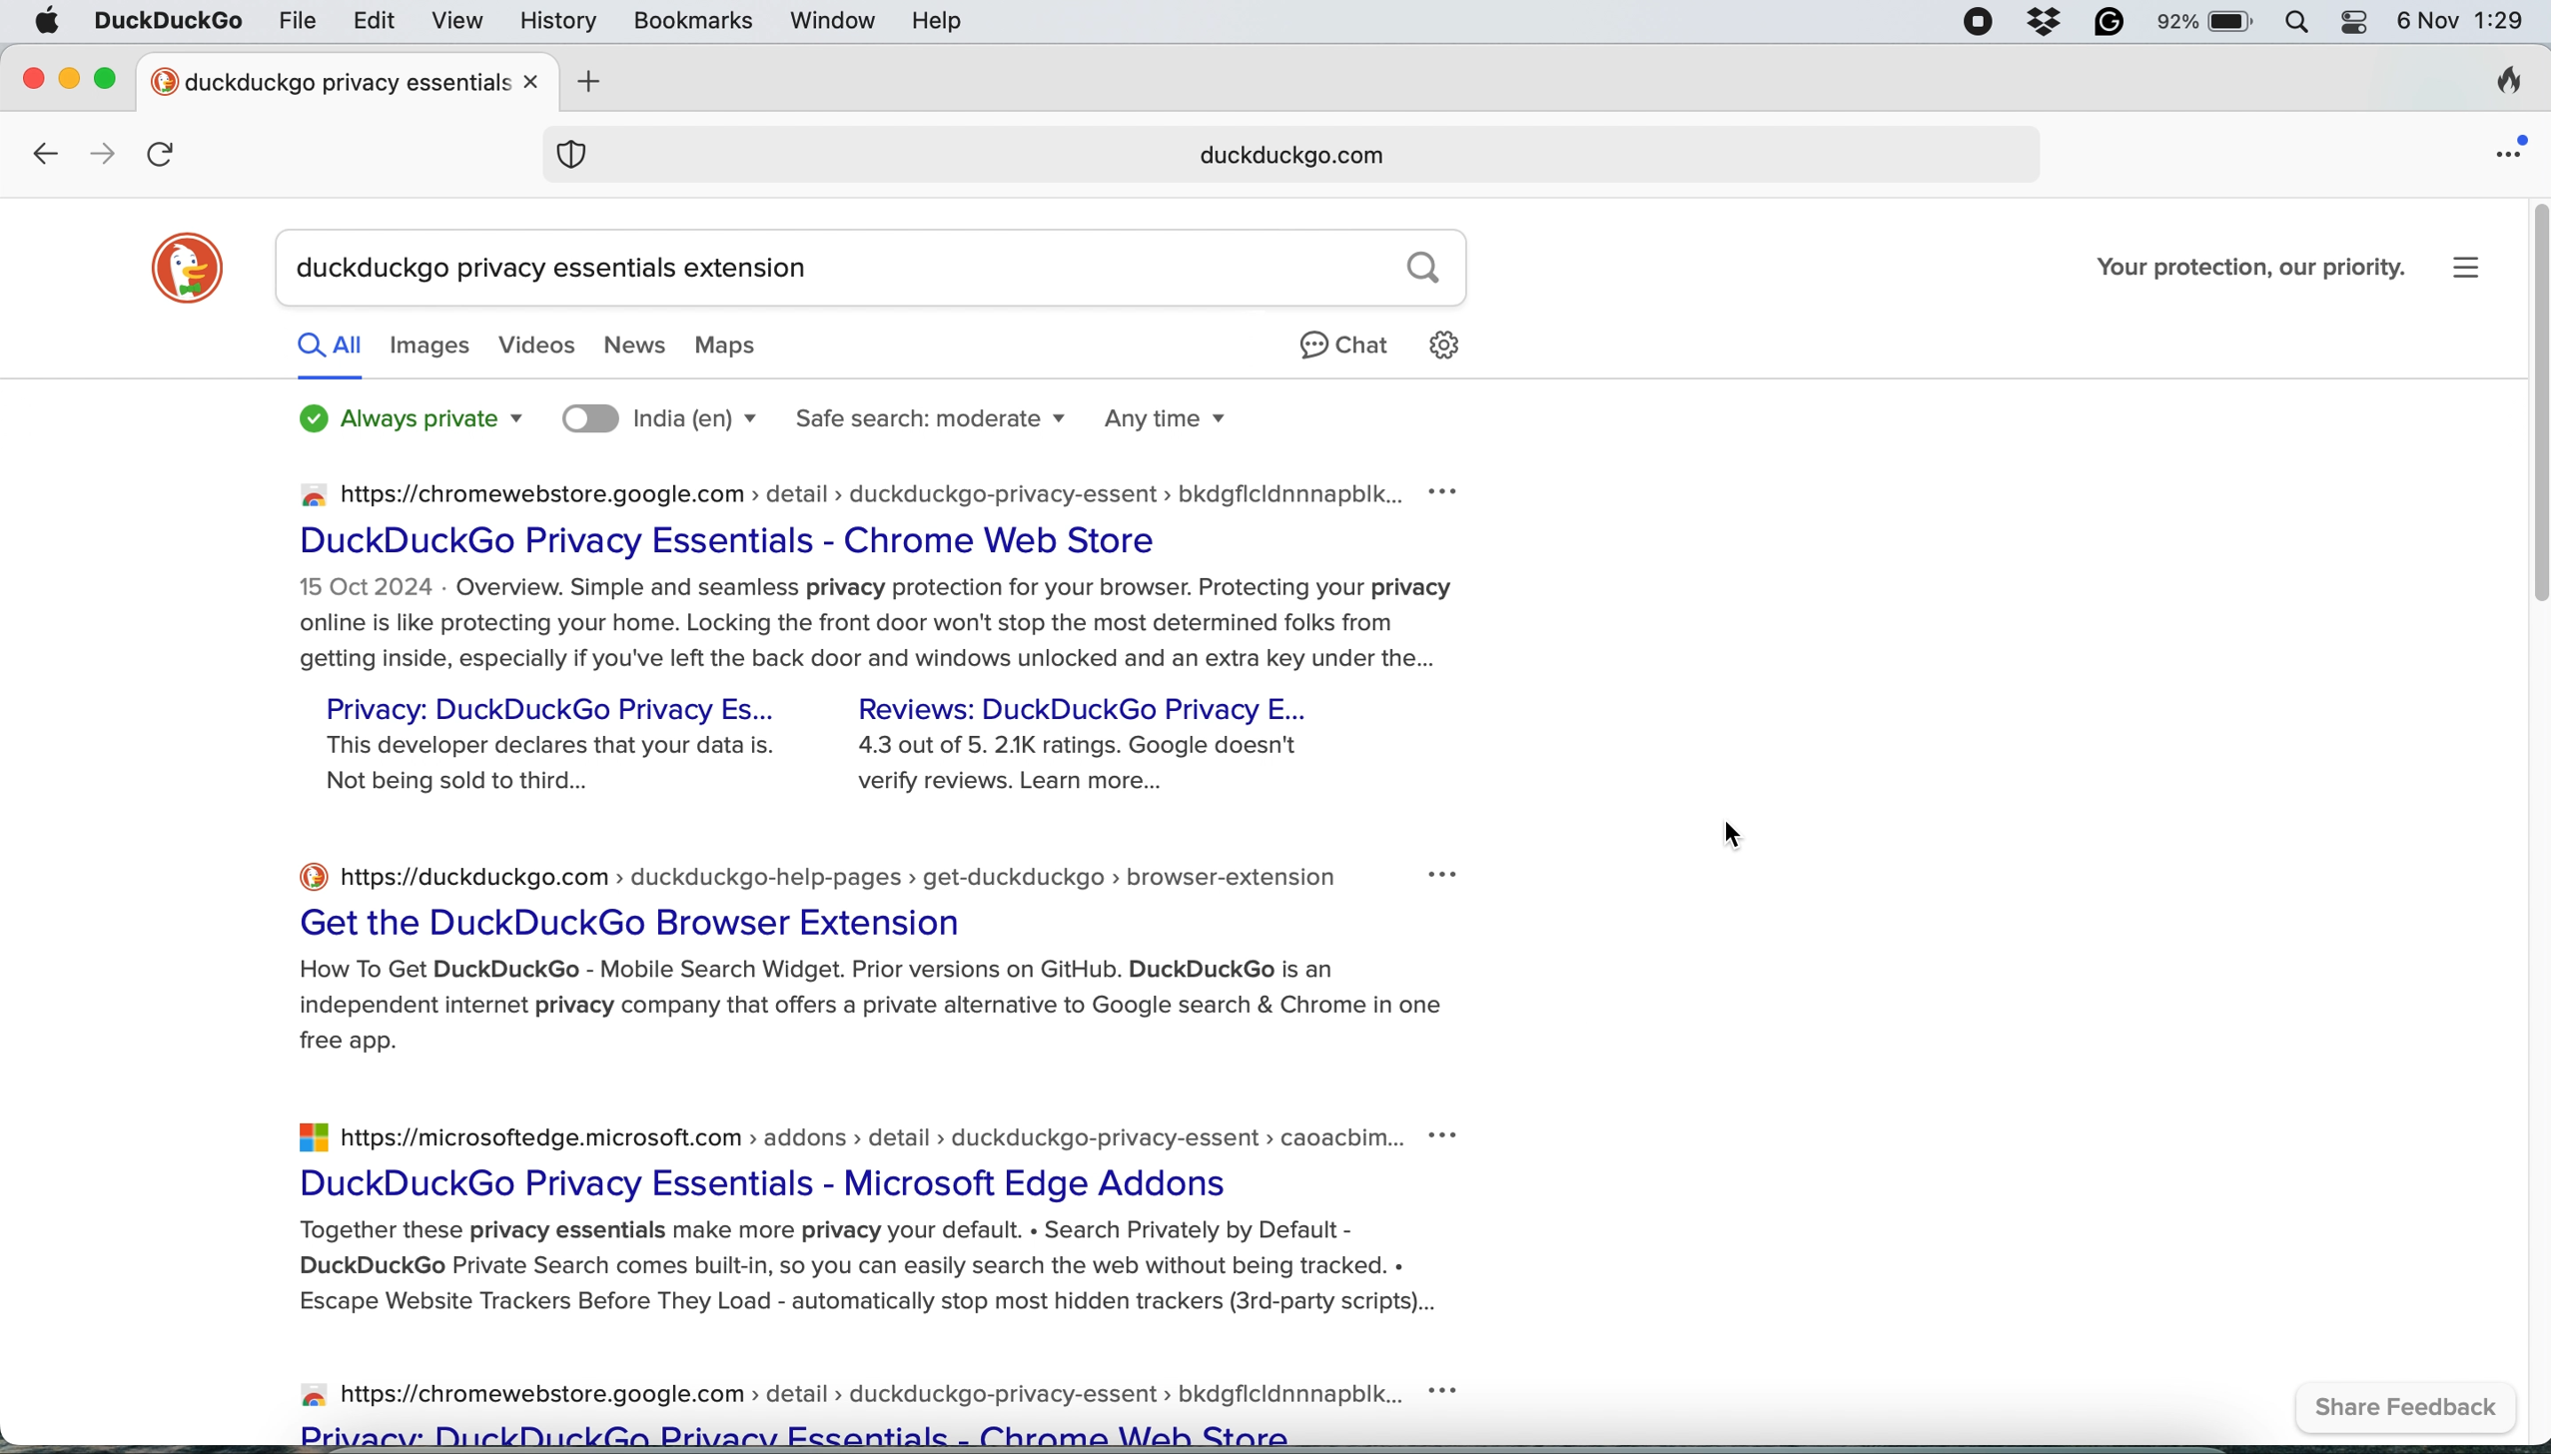  I want to click on location, so click(587, 421).